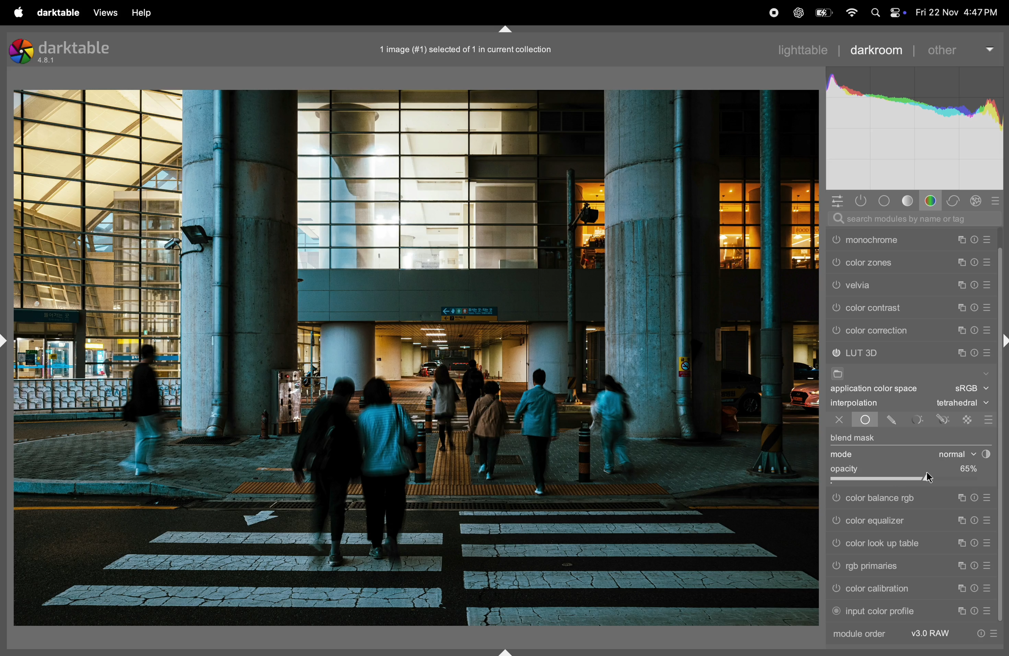 Image resolution: width=1009 pixels, height=656 pixels. What do you see at coordinates (874, 12) in the screenshot?
I see `spotlight search` at bounding box center [874, 12].